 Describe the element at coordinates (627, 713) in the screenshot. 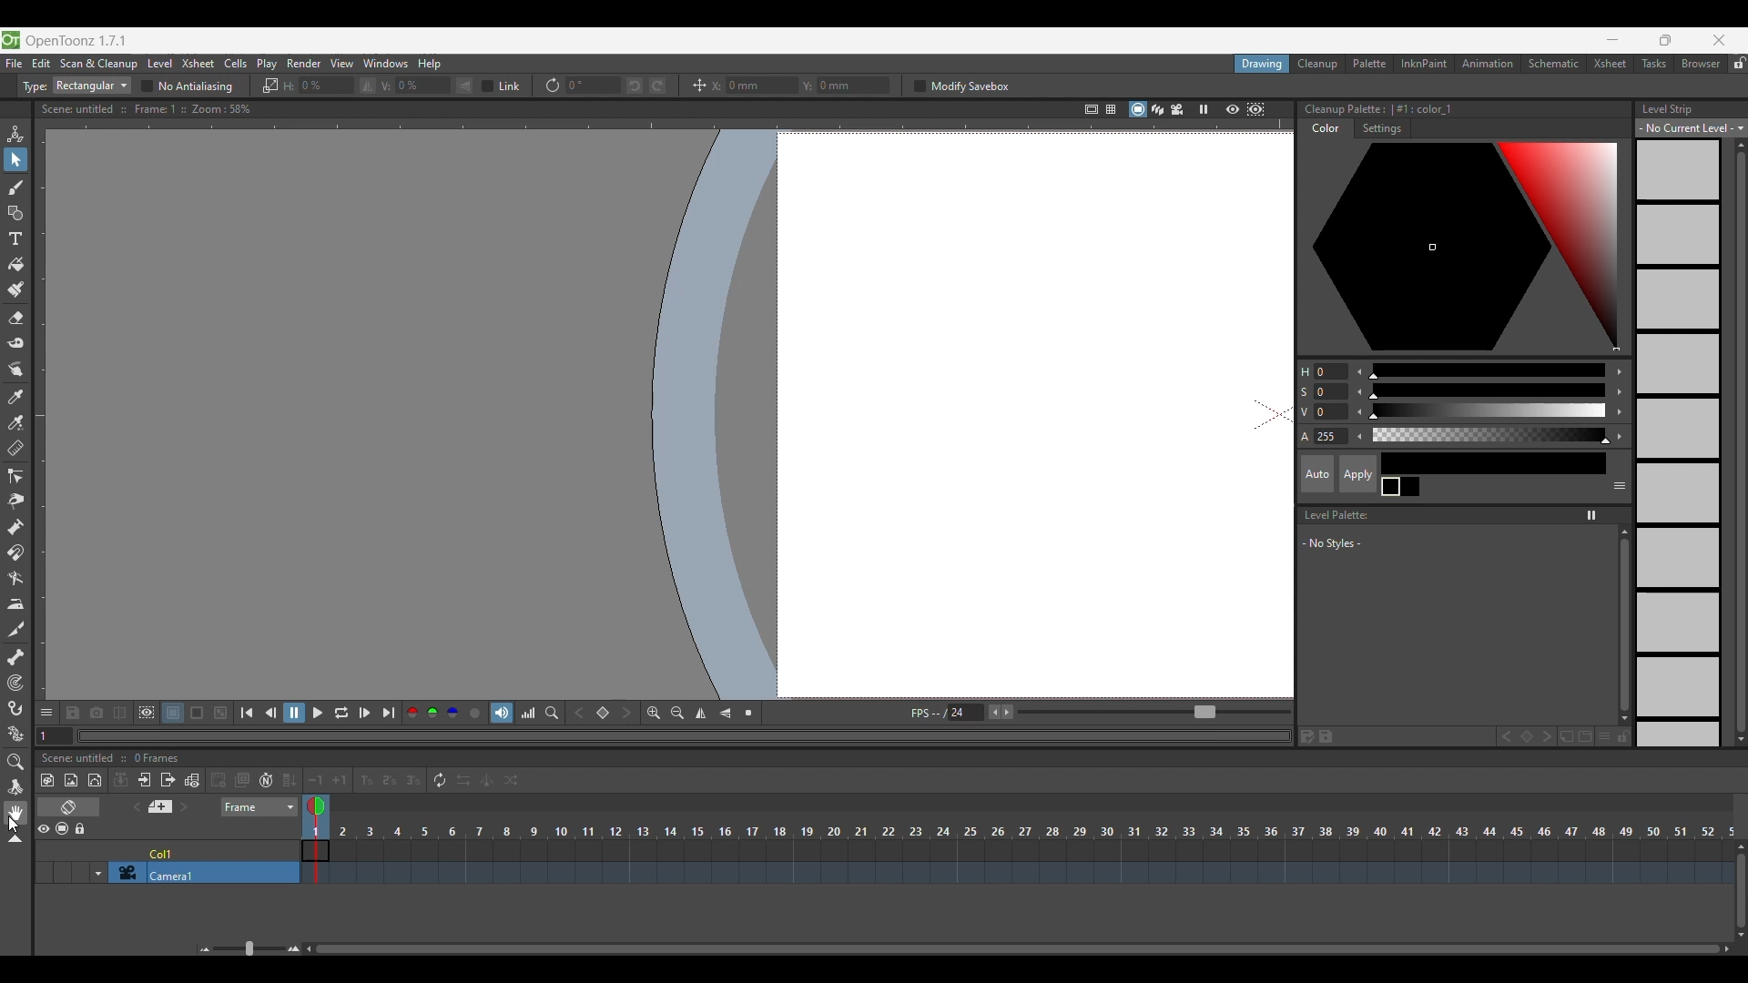

I see `Next key` at that location.